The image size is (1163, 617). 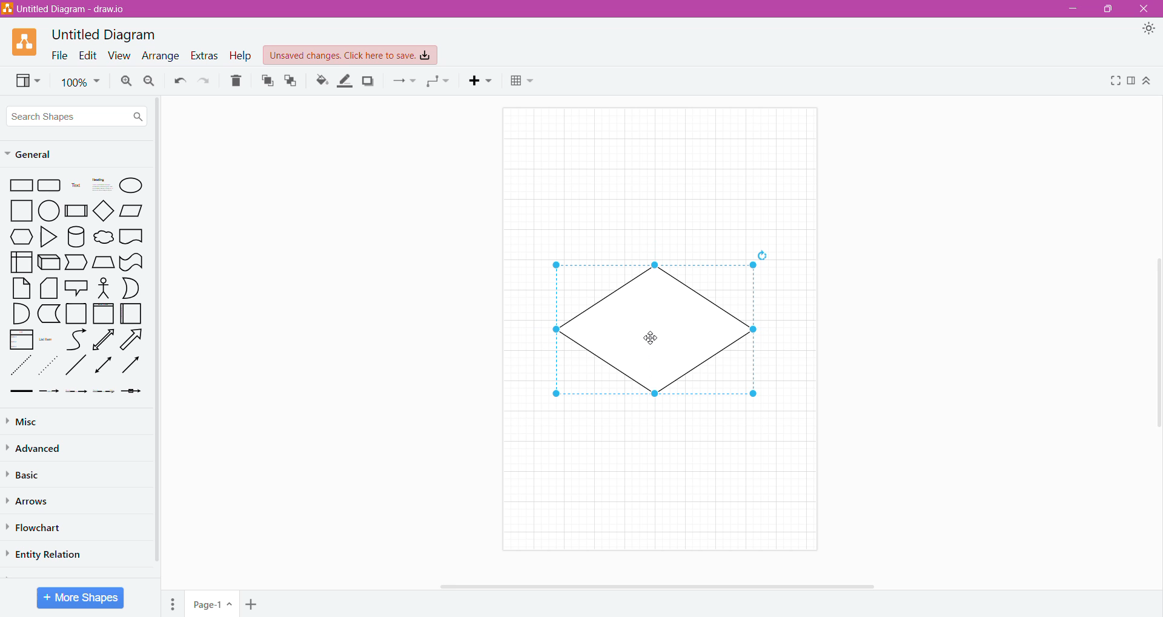 What do you see at coordinates (1114, 80) in the screenshot?
I see `FullScreen` at bounding box center [1114, 80].